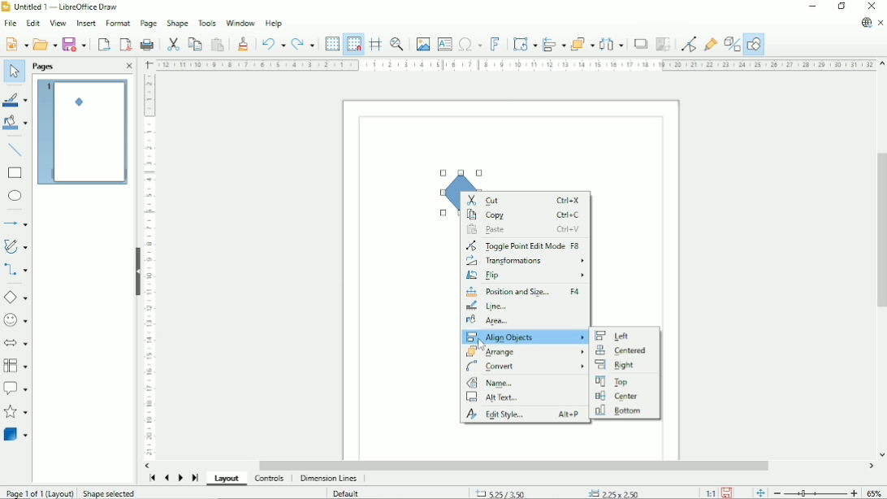 This screenshot has width=887, height=499. Describe the element at coordinates (559, 492) in the screenshot. I see `Cursor position` at that location.